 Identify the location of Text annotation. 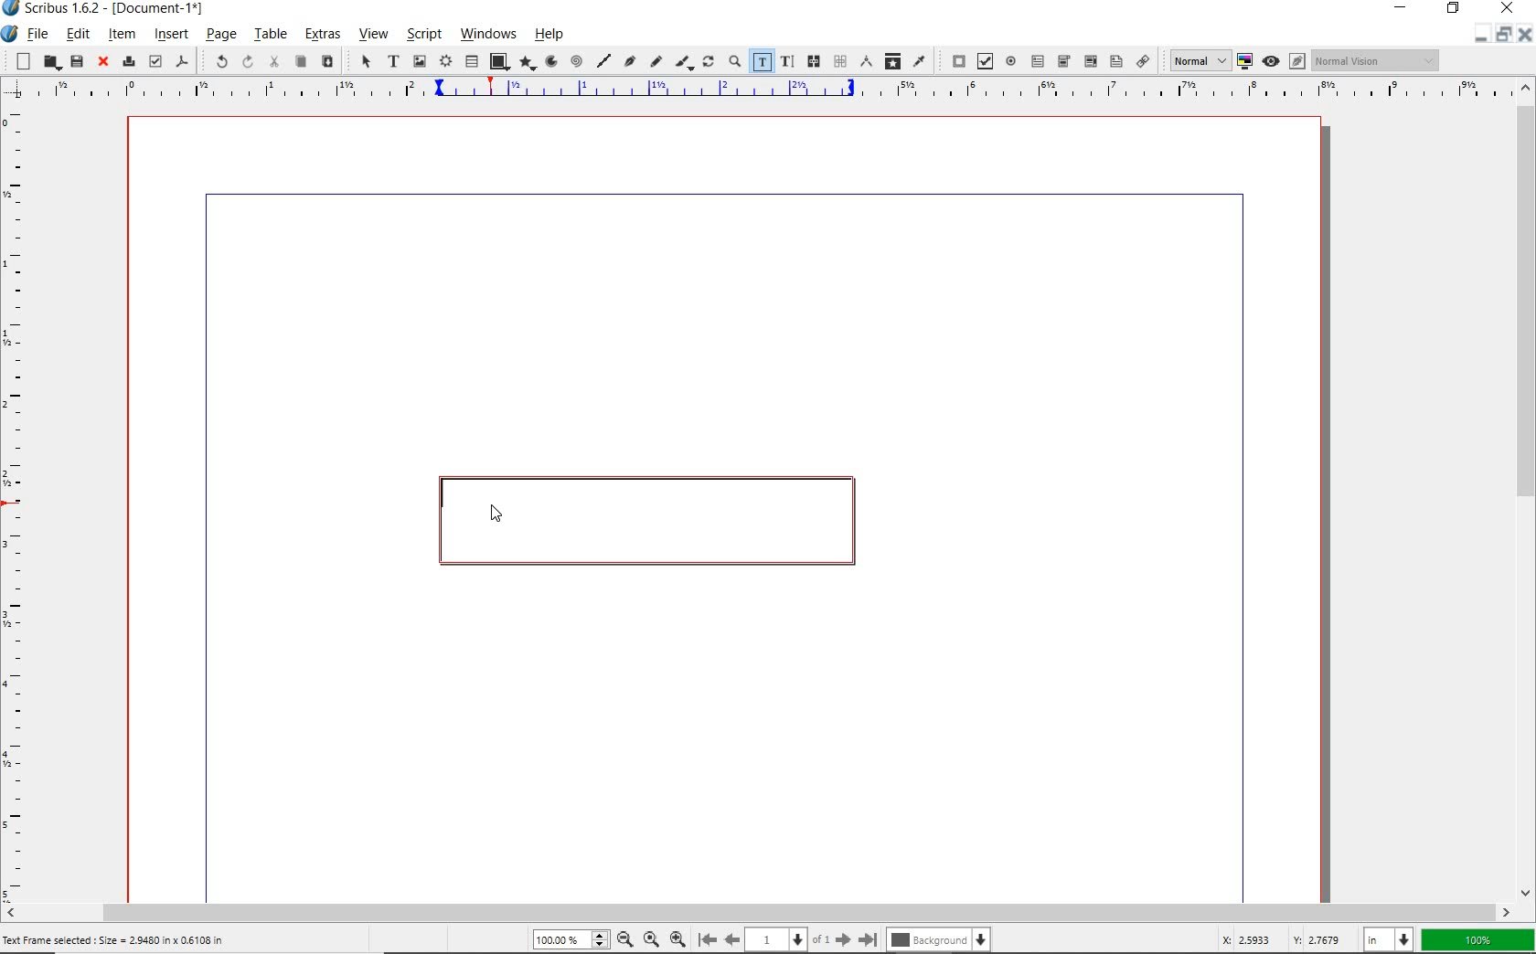
(1115, 63).